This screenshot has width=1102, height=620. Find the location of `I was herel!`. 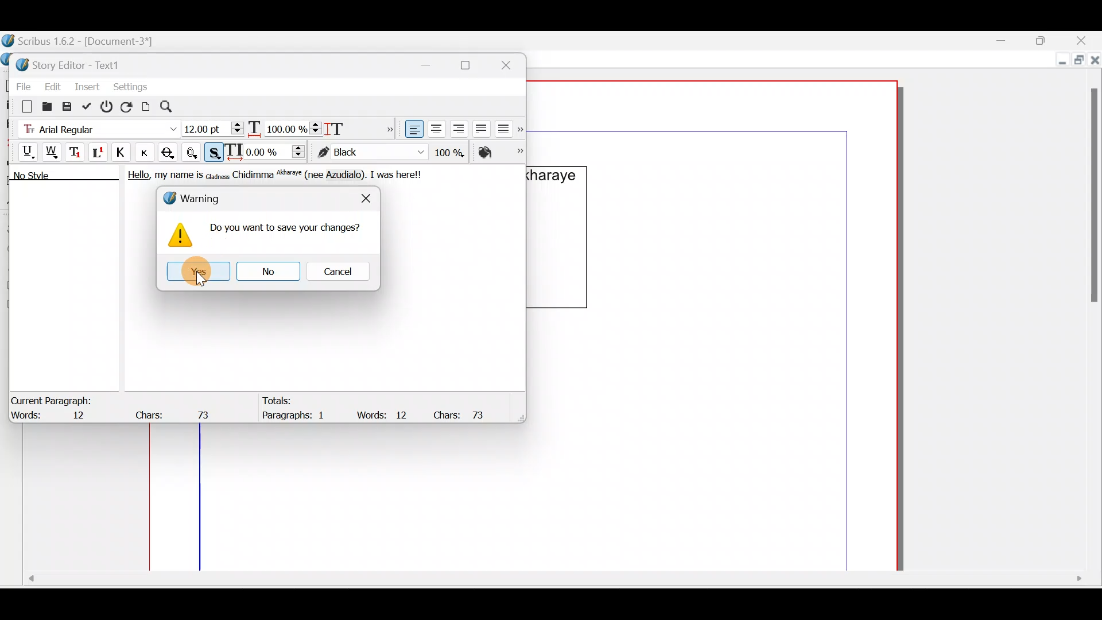

I was herel! is located at coordinates (398, 173).